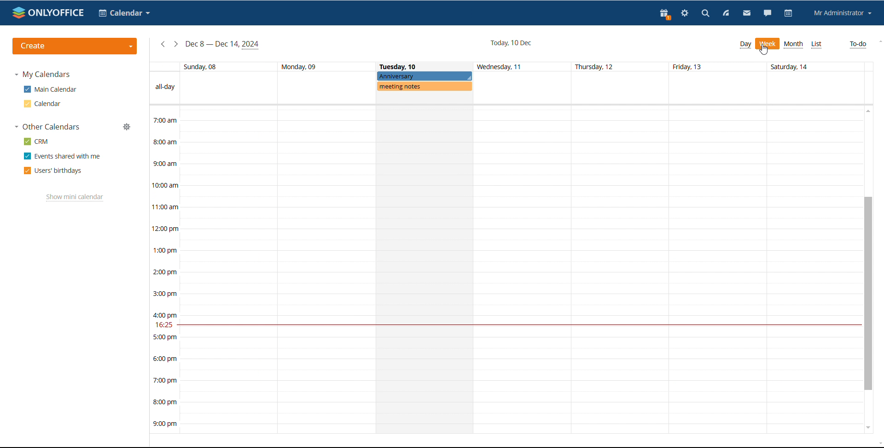 This screenshot has height=448, width=884. I want to click on create, so click(75, 46).